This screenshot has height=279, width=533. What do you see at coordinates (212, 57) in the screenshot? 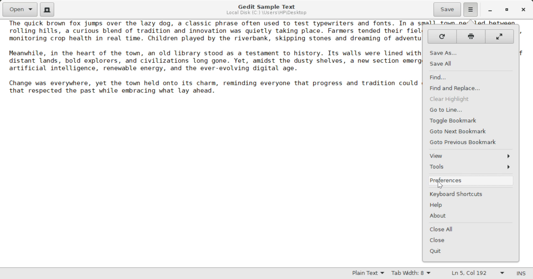
I see `The quick brown fox jumps over the lazy dog, a classic phrase often used to test typewriters and fonts. In a small town nestled between
rolling hills, a curious blend of tradition and innovation was quietly taking place. Farmers tended their fields as drones flew overhead,
monitoring crop health in real time. Children played by the riverbank, skipping stones and dreaming of adventures beyond the horizon.
Meanwhile, in the heart of the town, an old library stood as a testament to history. Its walls were lined with books that told stories of
distant lands, bold explorers, and civilizations long gone. Yet, amidst the dusty shelves, a new section emerged: one dedicated to
artificial intelligence, renewable energy, and the ever-evolving digital age.

Change was everywhere, yet the town held onto its charm, reminding everyone that progress and tradition could coexist, shaping a future
that respected the past while embracing what lay ahead.` at bounding box center [212, 57].